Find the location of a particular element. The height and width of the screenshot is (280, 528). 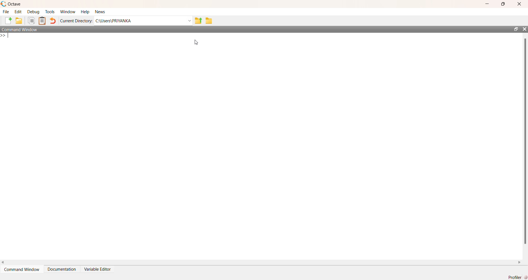

typing cursor is located at coordinates (12, 37).